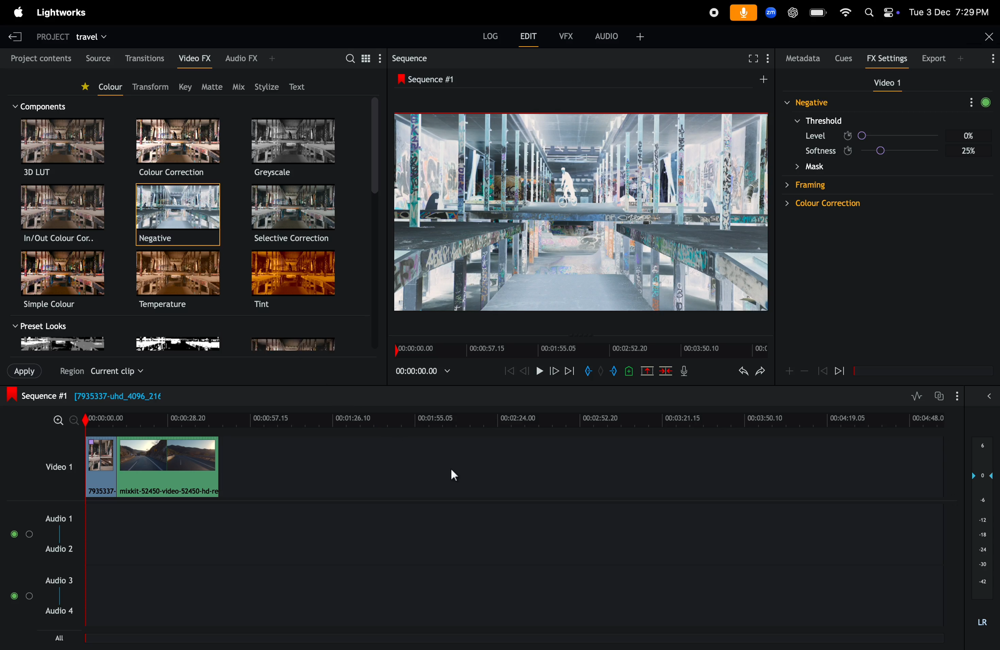 The width and height of the screenshot is (1000, 650). Describe the element at coordinates (617, 36) in the screenshot. I see `audio +` at that location.